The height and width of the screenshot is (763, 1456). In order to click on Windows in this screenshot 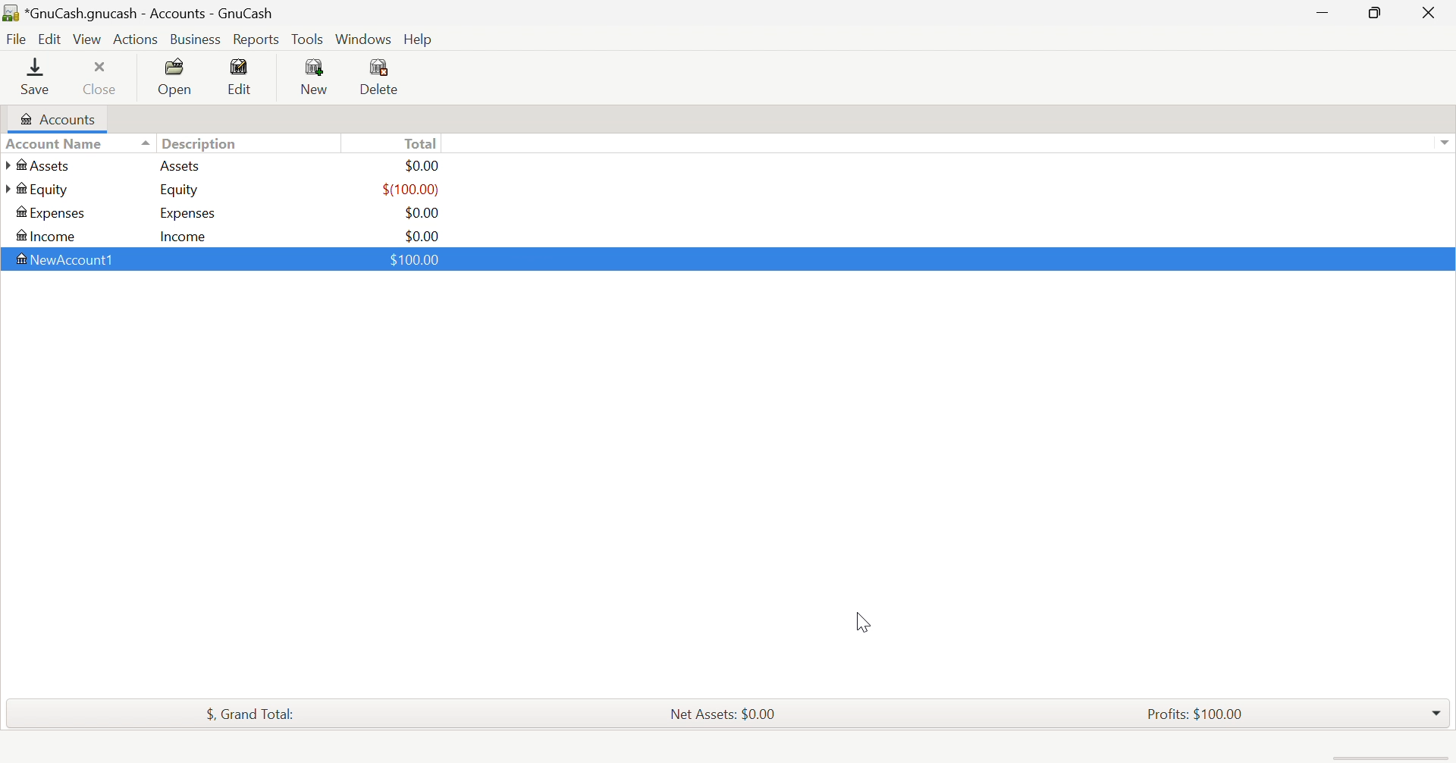, I will do `click(362, 39)`.